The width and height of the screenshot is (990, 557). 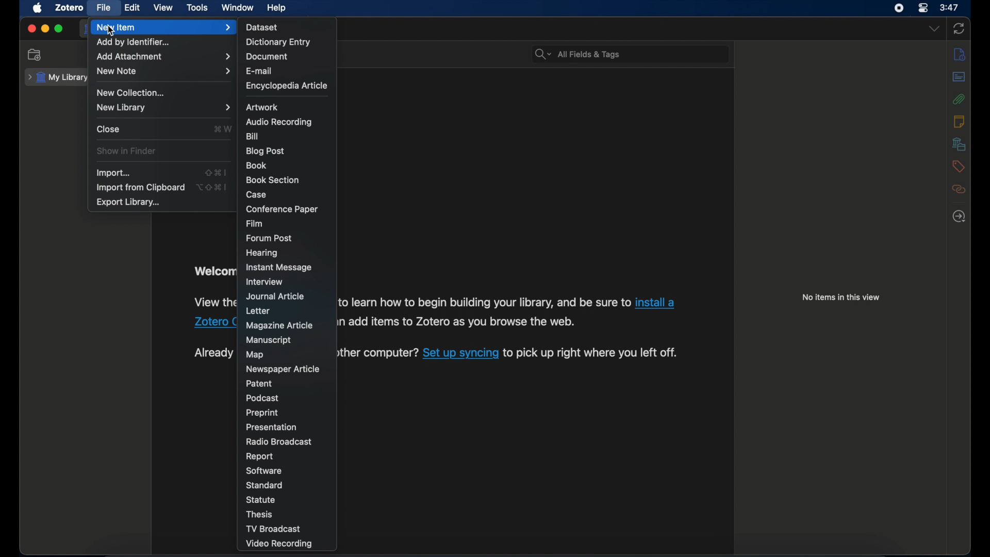 What do you see at coordinates (163, 56) in the screenshot?
I see `add attachment` at bounding box center [163, 56].